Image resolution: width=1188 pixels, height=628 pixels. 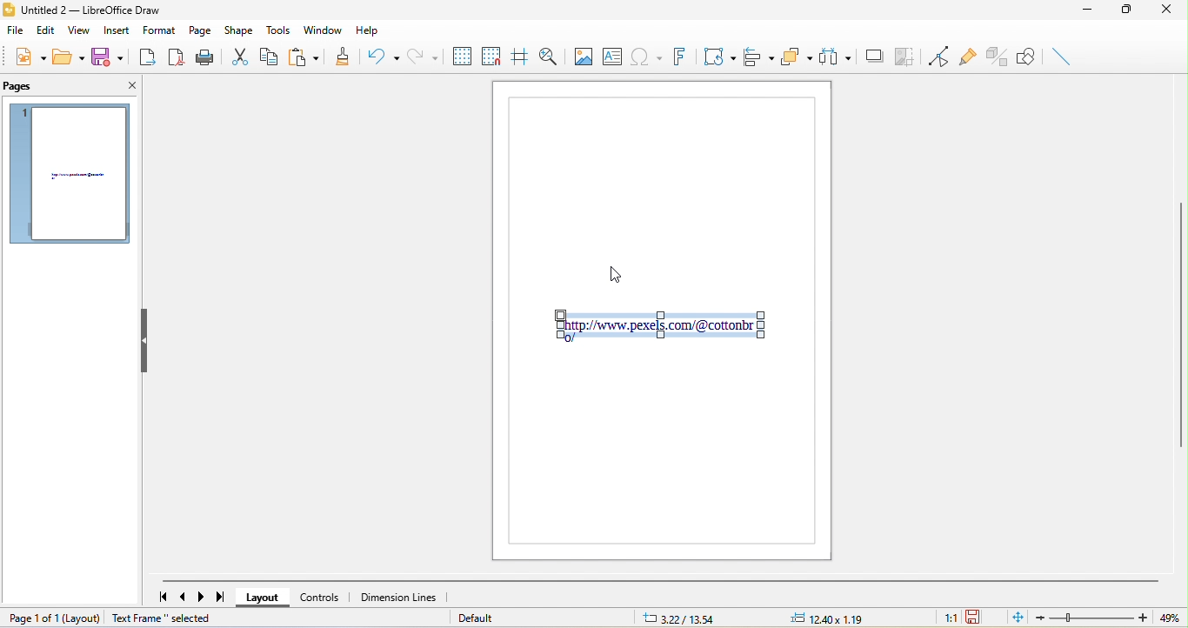 What do you see at coordinates (320, 31) in the screenshot?
I see `window` at bounding box center [320, 31].